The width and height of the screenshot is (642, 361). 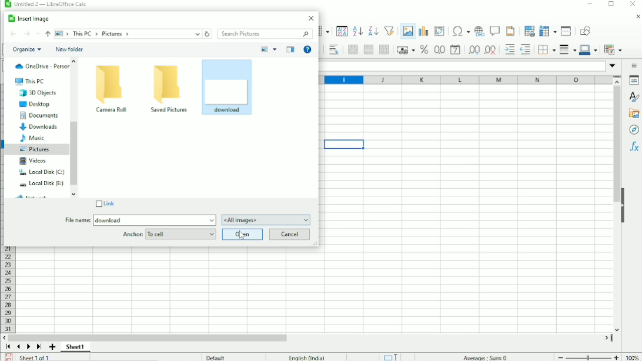 I want to click on Delete decimal place, so click(x=489, y=51).